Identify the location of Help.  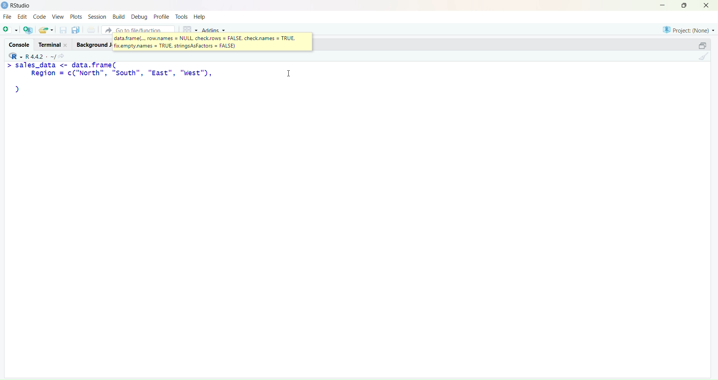
(201, 17).